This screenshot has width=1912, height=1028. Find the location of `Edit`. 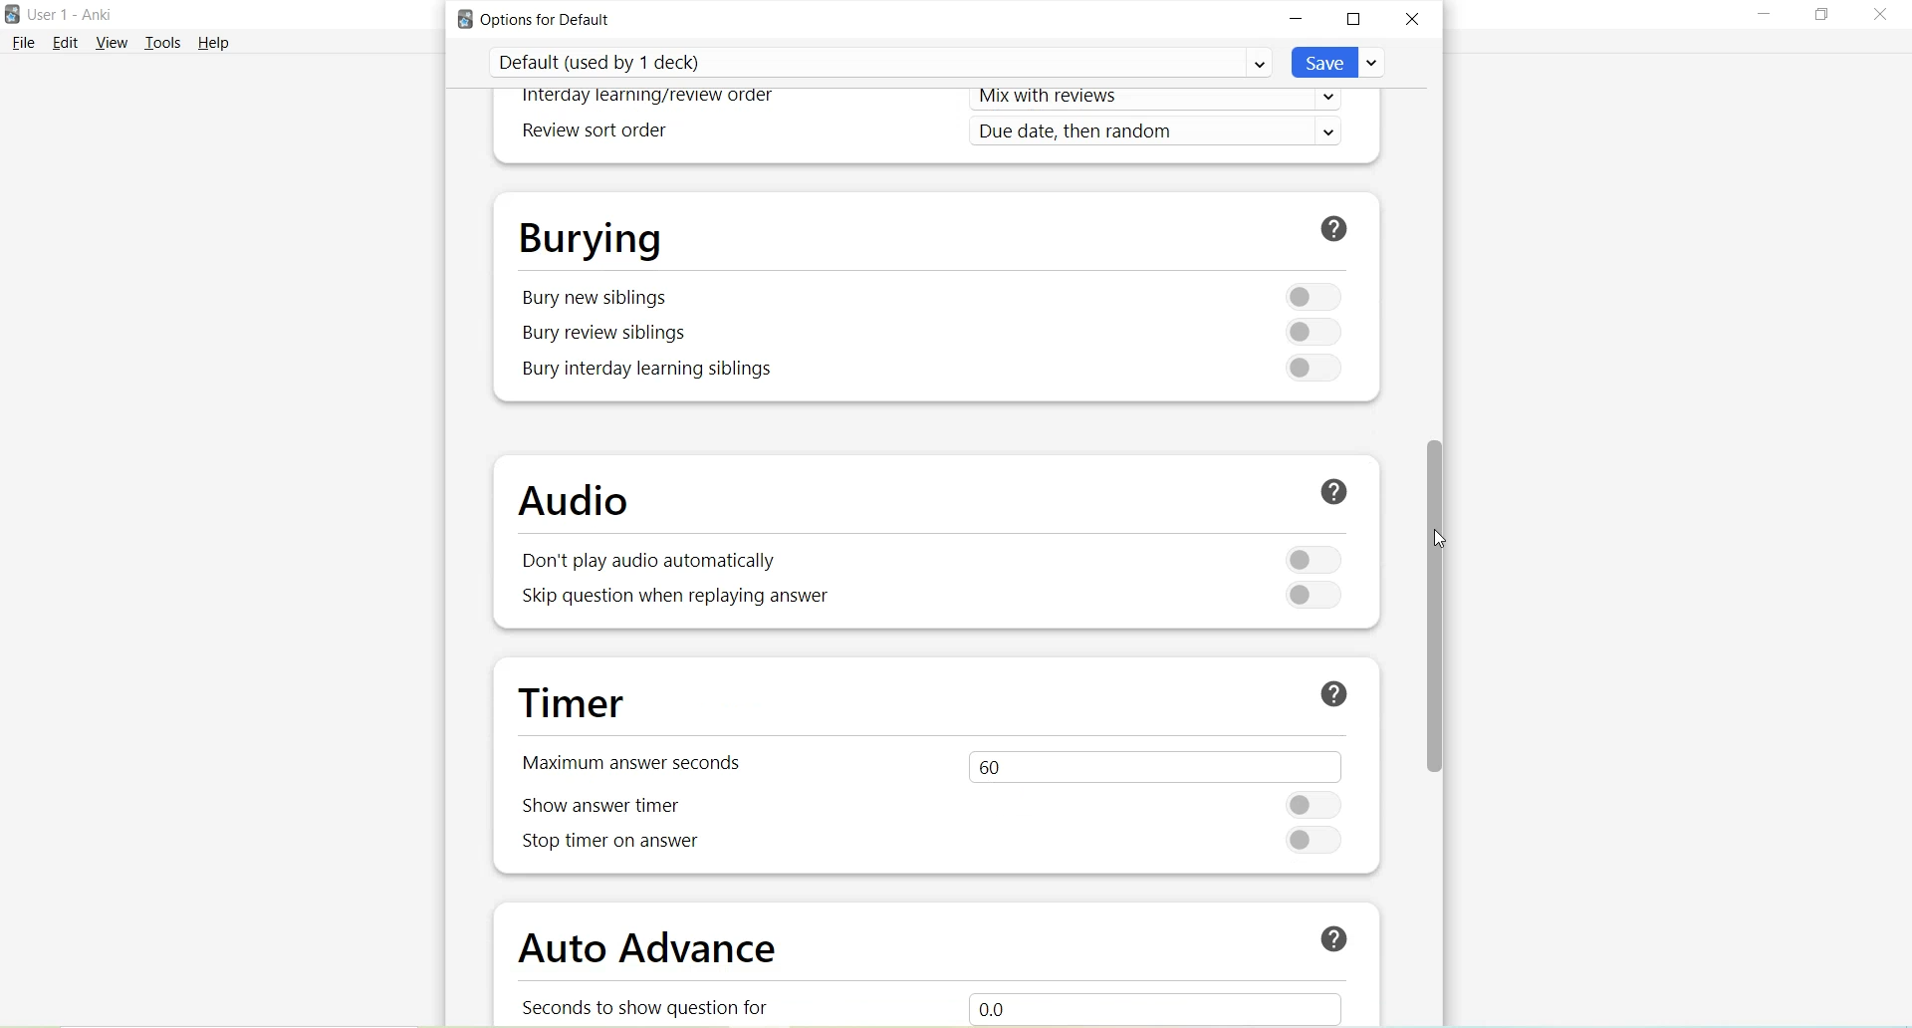

Edit is located at coordinates (67, 42).